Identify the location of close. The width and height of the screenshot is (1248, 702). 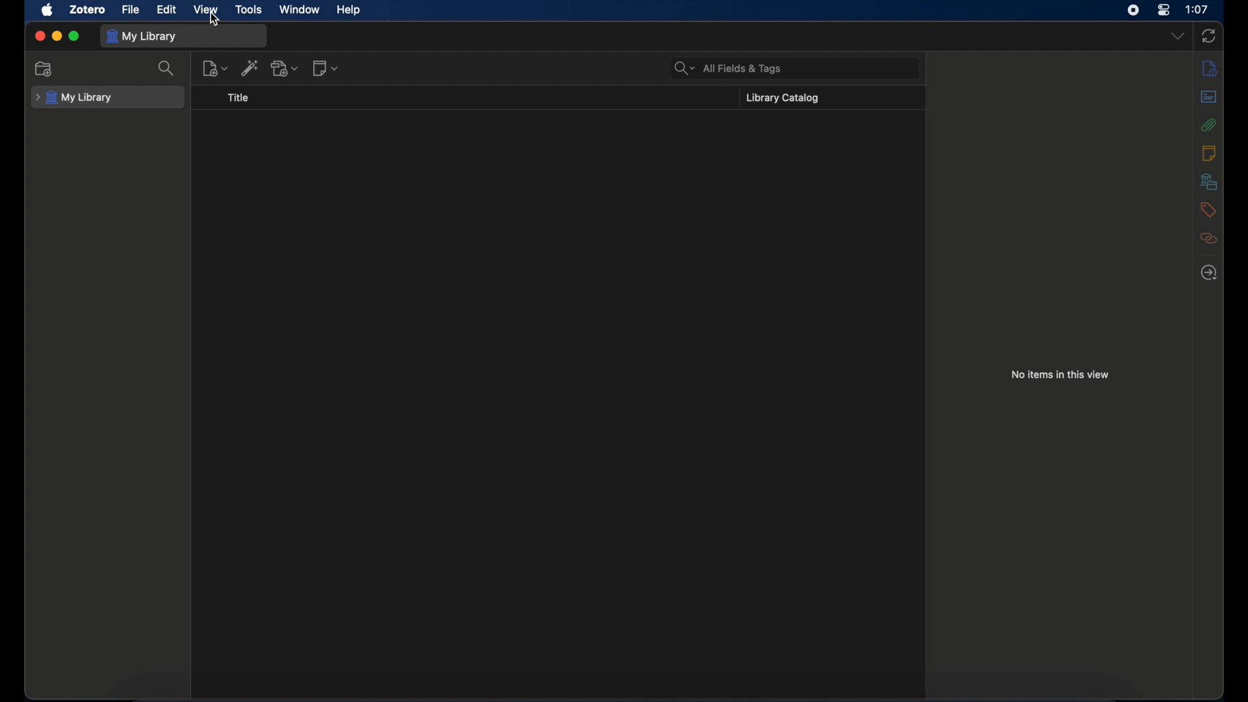
(40, 36).